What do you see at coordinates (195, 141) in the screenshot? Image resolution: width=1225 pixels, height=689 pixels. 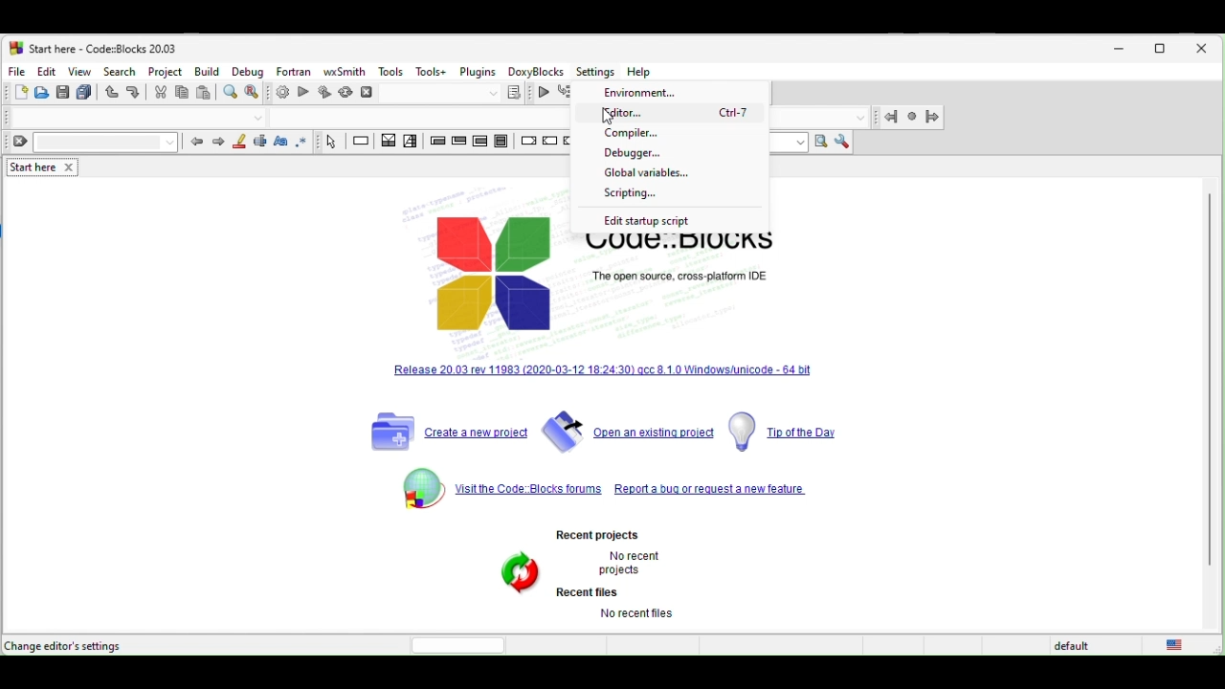 I see `prev` at bounding box center [195, 141].